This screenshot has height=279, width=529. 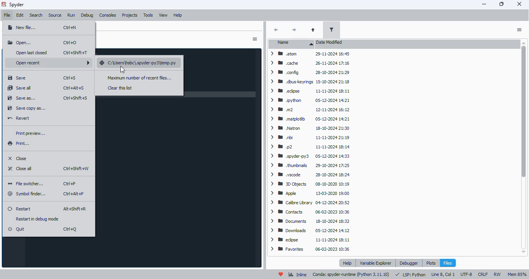 I want to click on view, so click(x=163, y=15).